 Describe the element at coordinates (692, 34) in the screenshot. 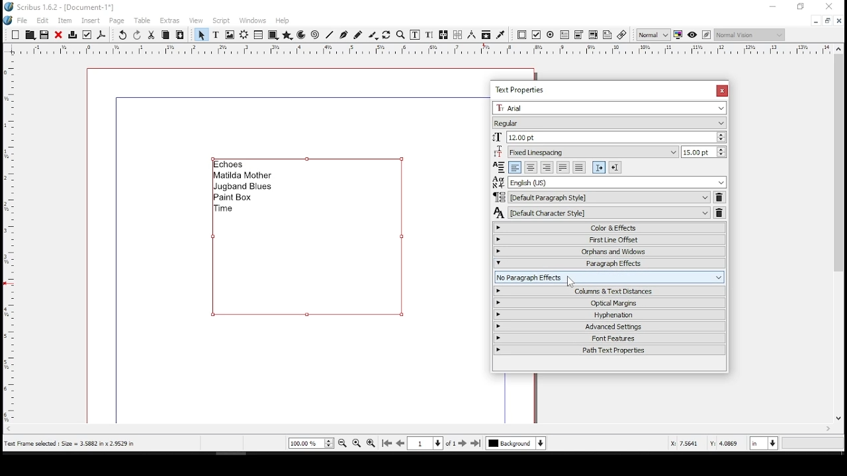

I see `preview mode` at that location.